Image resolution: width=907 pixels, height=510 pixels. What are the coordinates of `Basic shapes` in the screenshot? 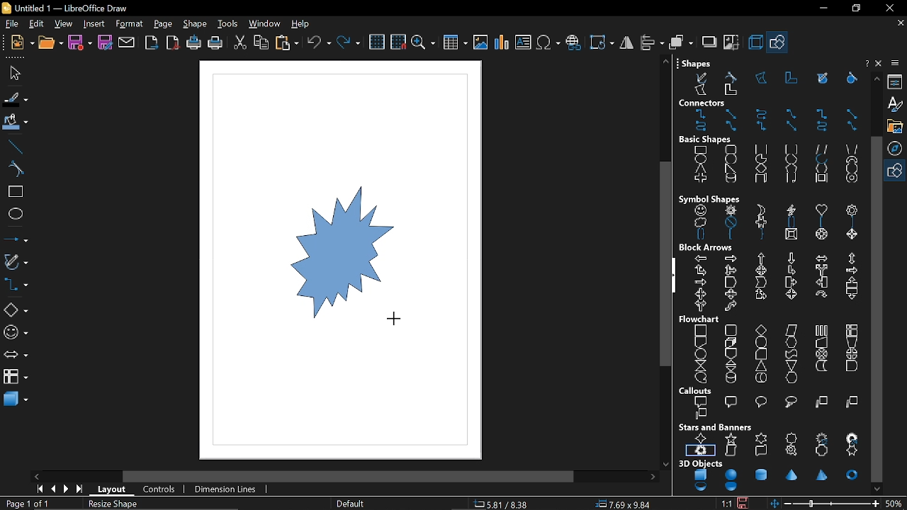 It's located at (16, 311).